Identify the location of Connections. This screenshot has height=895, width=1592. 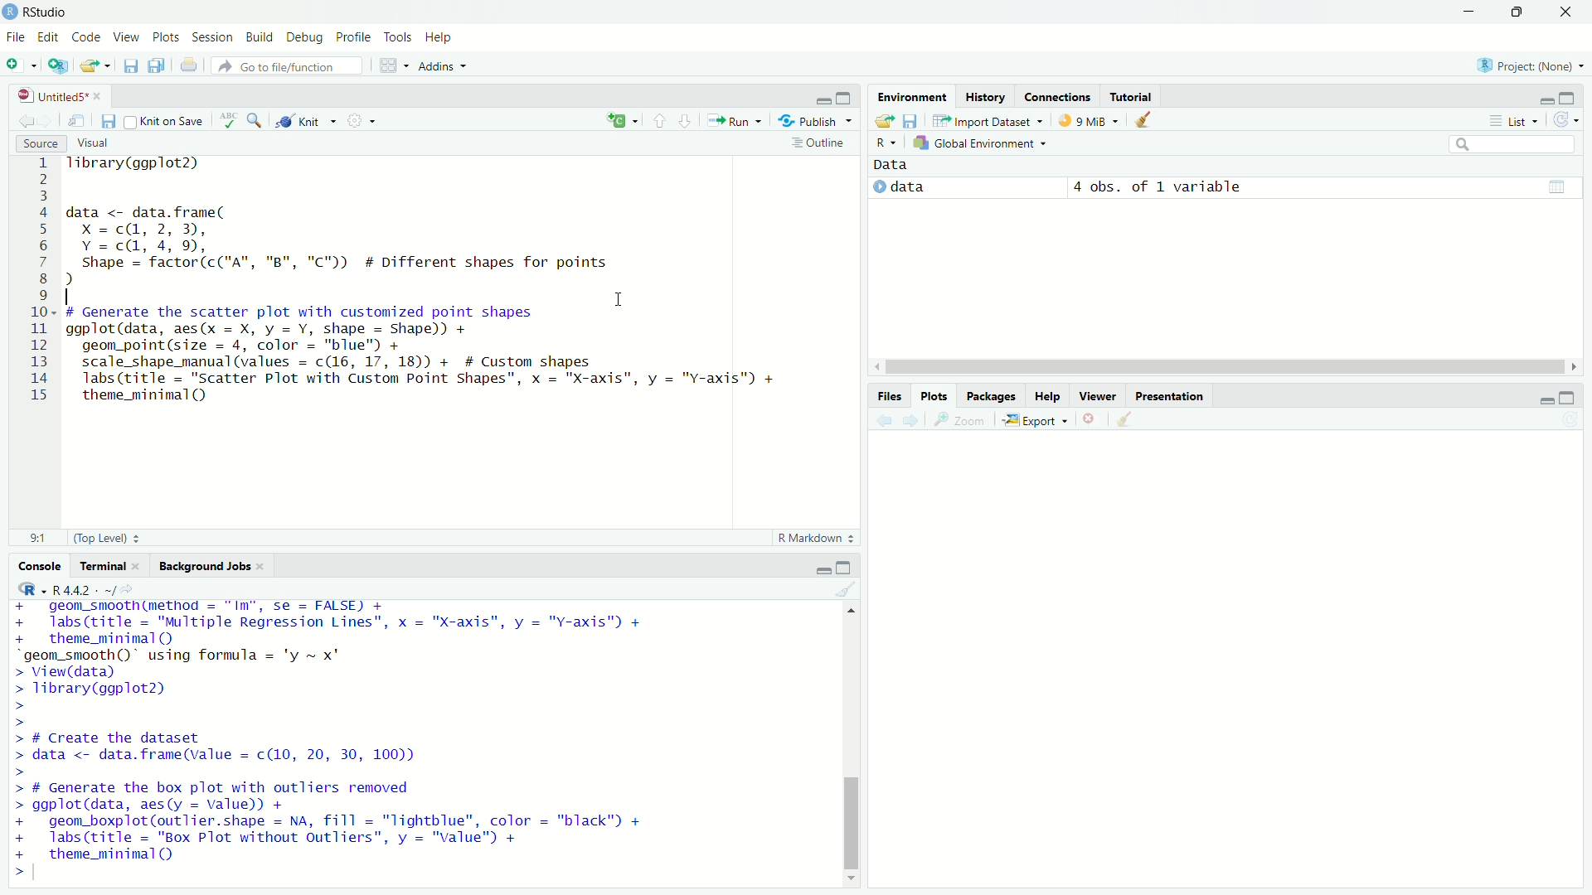
(1056, 95).